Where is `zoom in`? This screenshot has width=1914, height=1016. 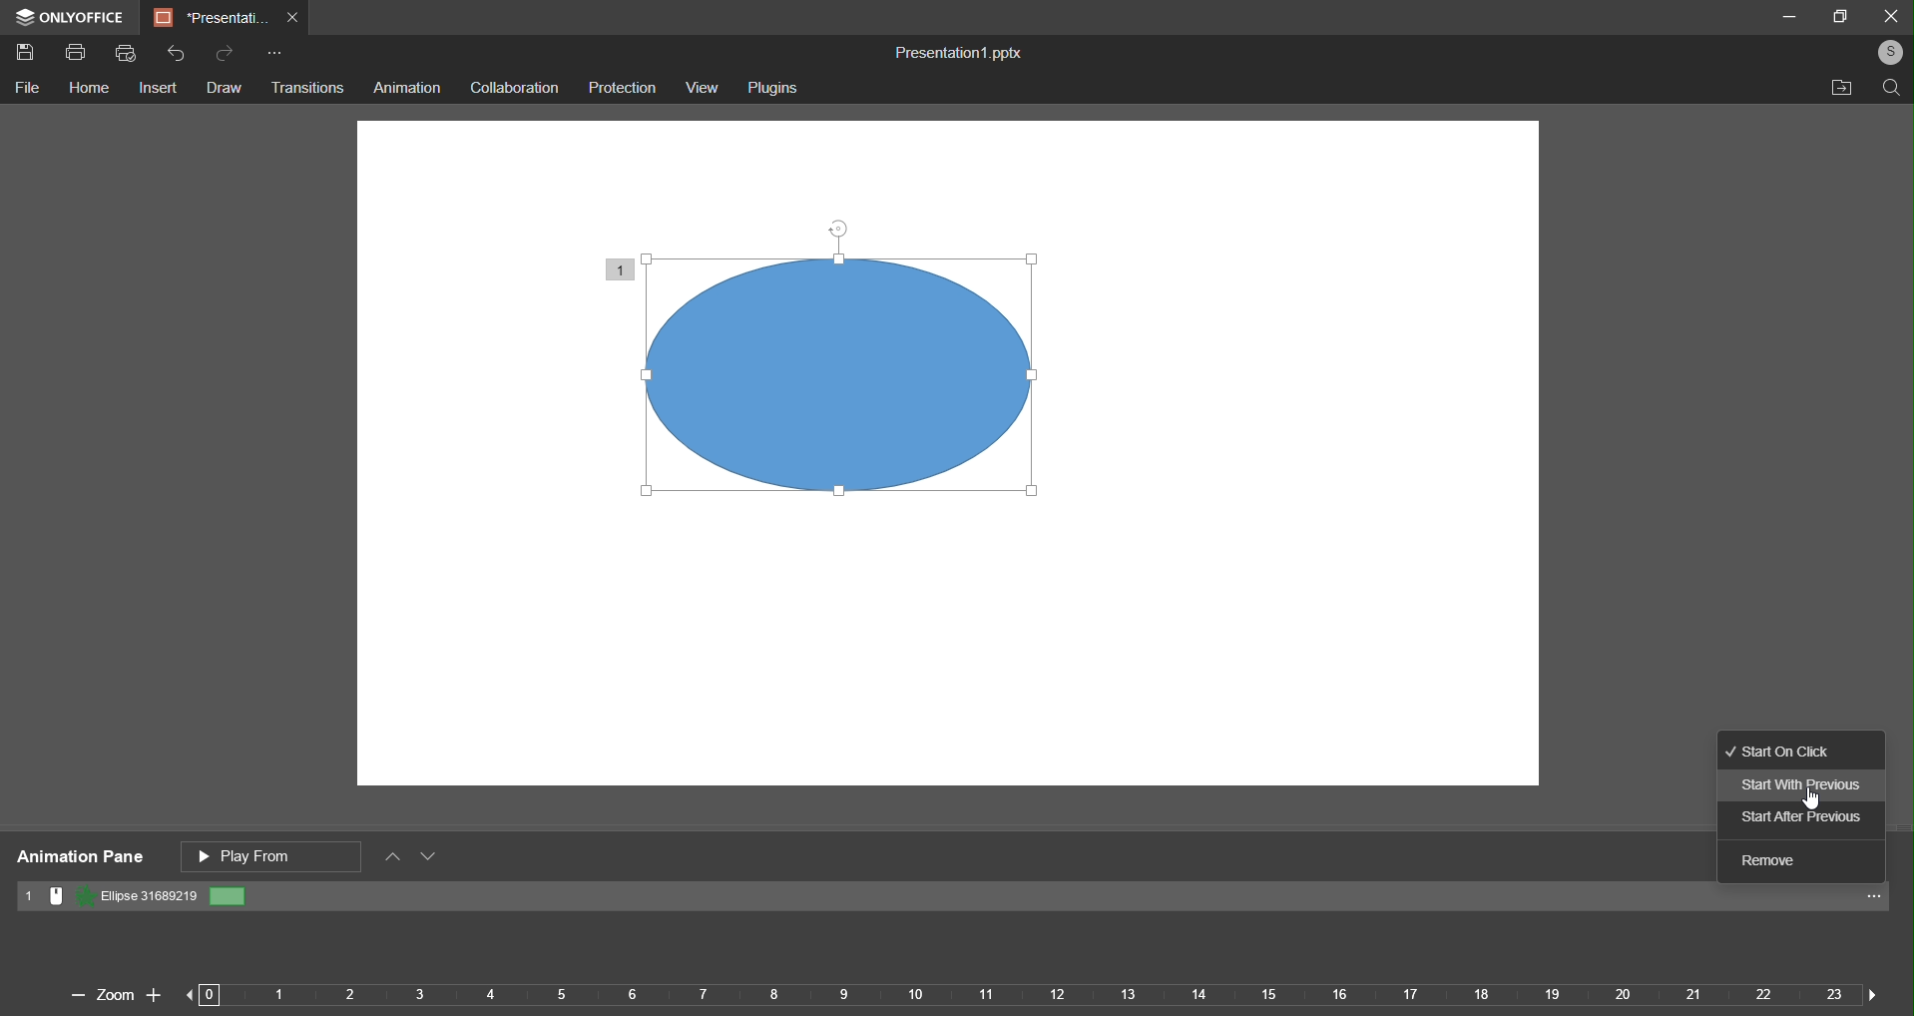
zoom in is located at coordinates (154, 991).